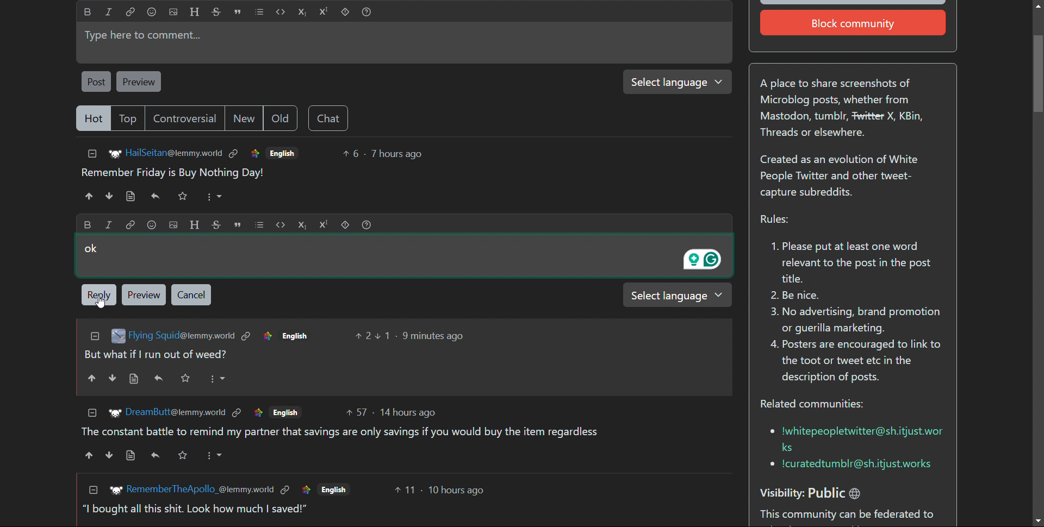 This screenshot has height=527, width=1044. Describe the element at coordinates (173, 224) in the screenshot. I see `upload image` at that location.